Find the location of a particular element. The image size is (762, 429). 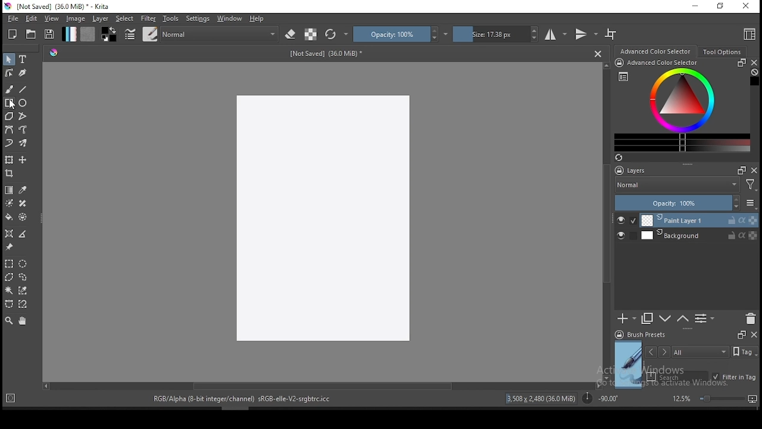

scroll bar is located at coordinates (607, 220).